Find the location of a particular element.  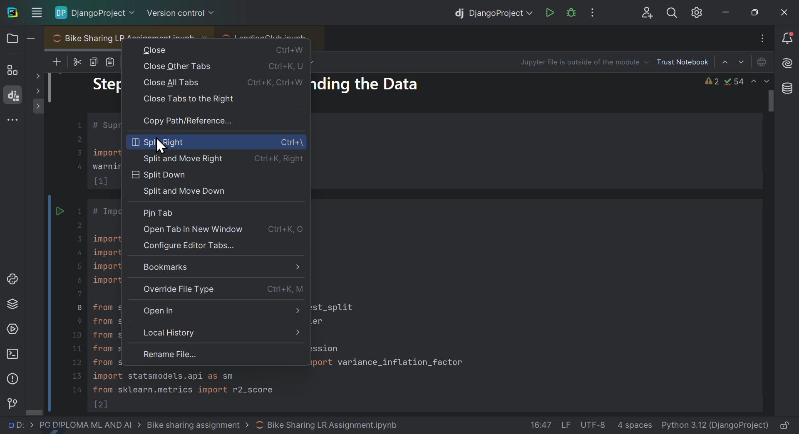

project code is located at coordinates (86, 222).